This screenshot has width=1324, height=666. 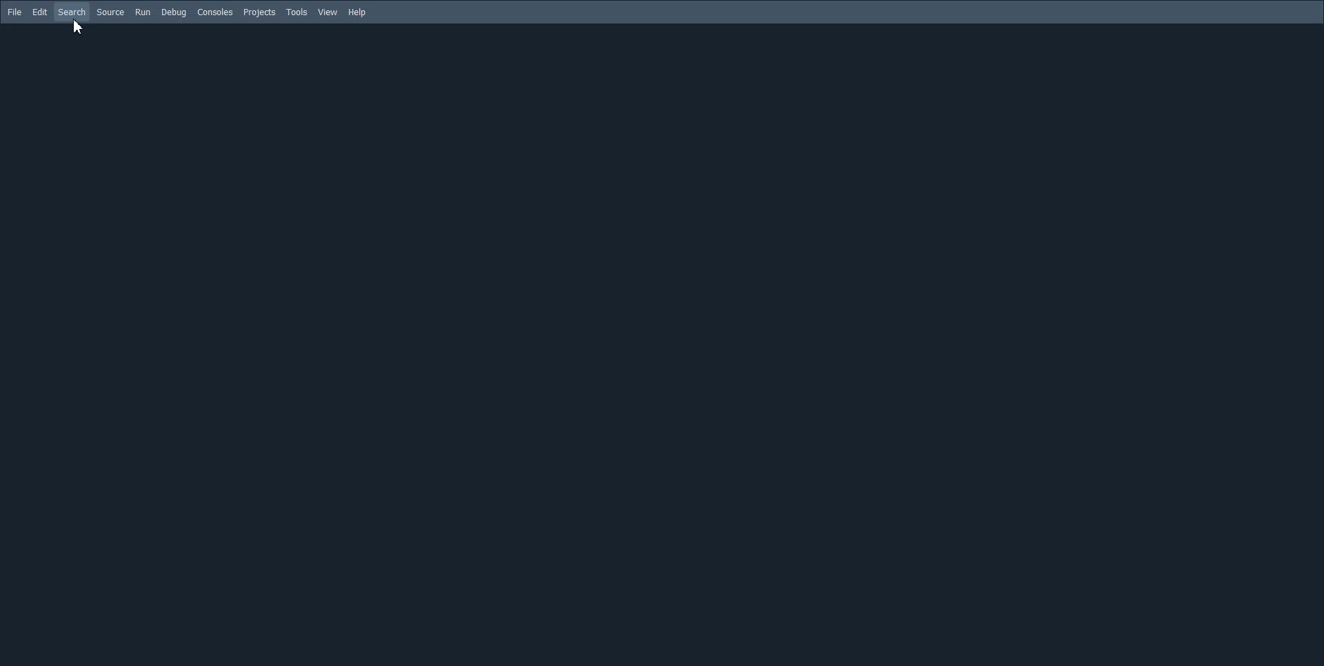 What do you see at coordinates (15, 12) in the screenshot?
I see `File` at bounding box center [15, 12].